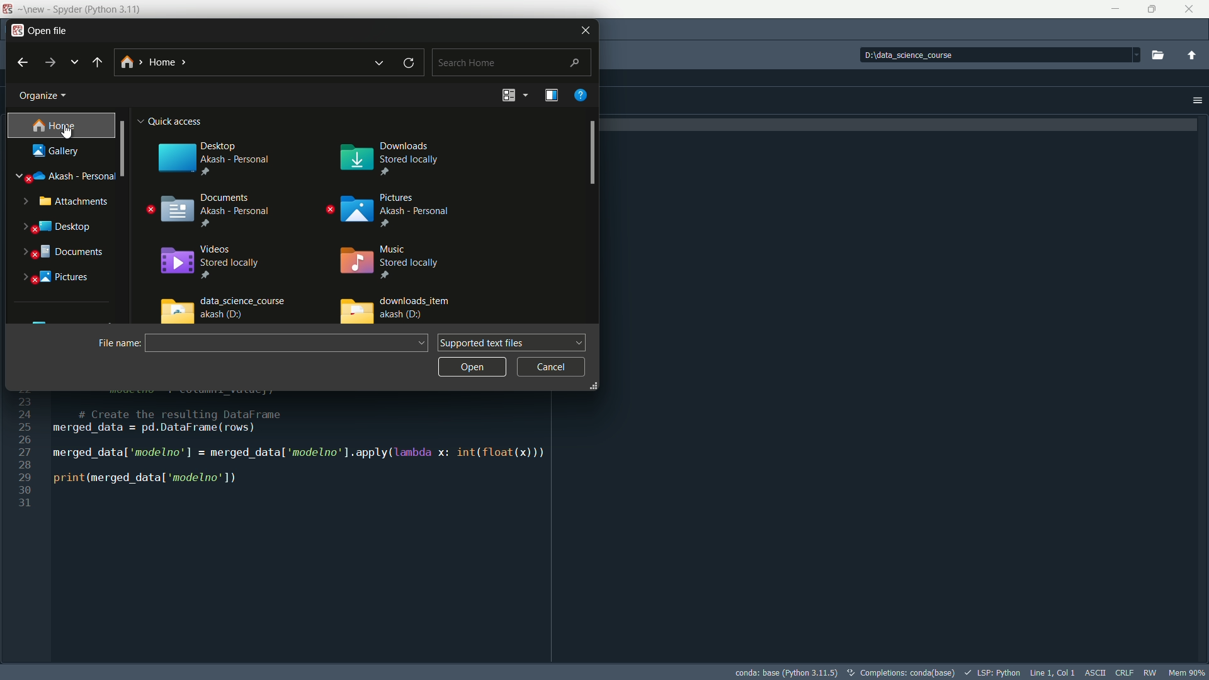 This screenshot has height=680, width=1209. I want to click on line number, so click(26, 451).